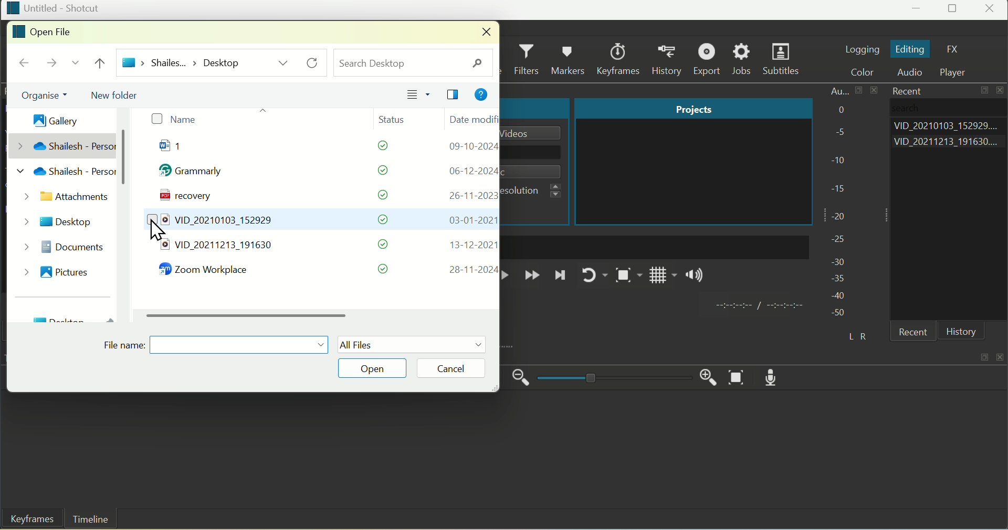 The image size is (1008, 530). I want to click on History, so click(669, 59).